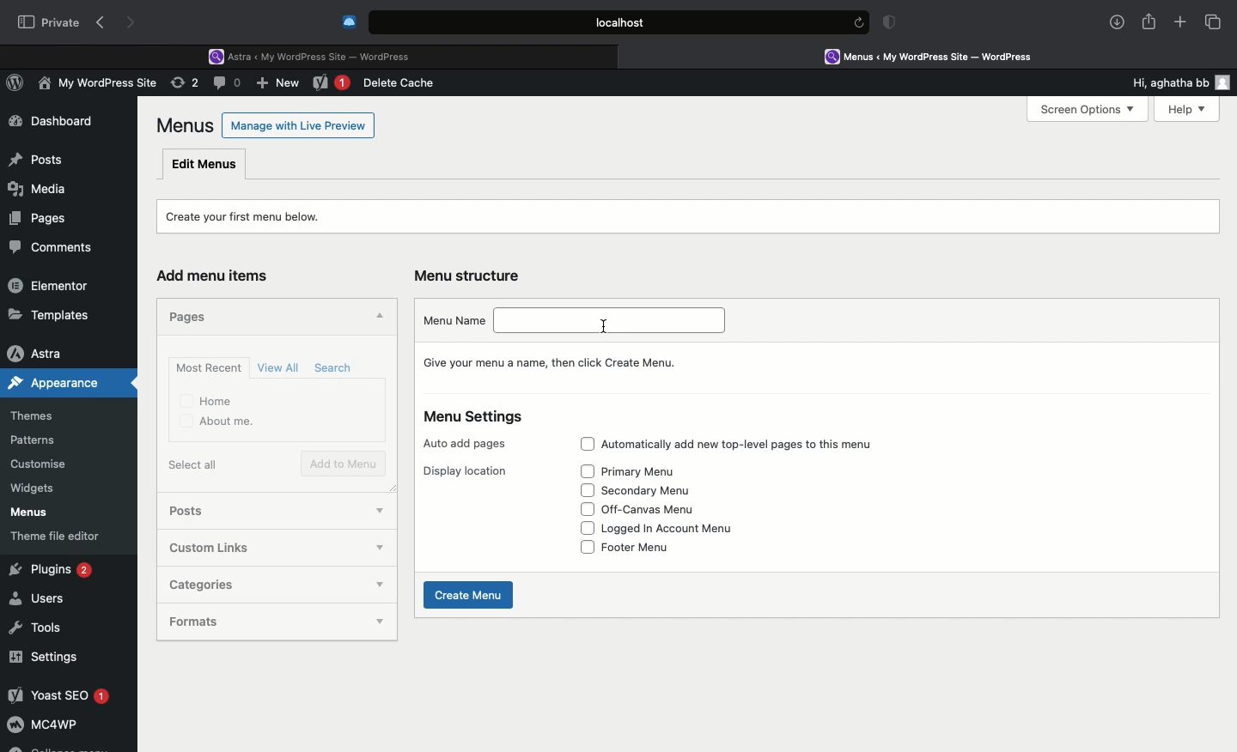 The height and width of the screenshot is (752, 1237). What do you see at coordinates (638, 546) in the screenshot?
I see `Footer menu` at bounding box center [638, 546].